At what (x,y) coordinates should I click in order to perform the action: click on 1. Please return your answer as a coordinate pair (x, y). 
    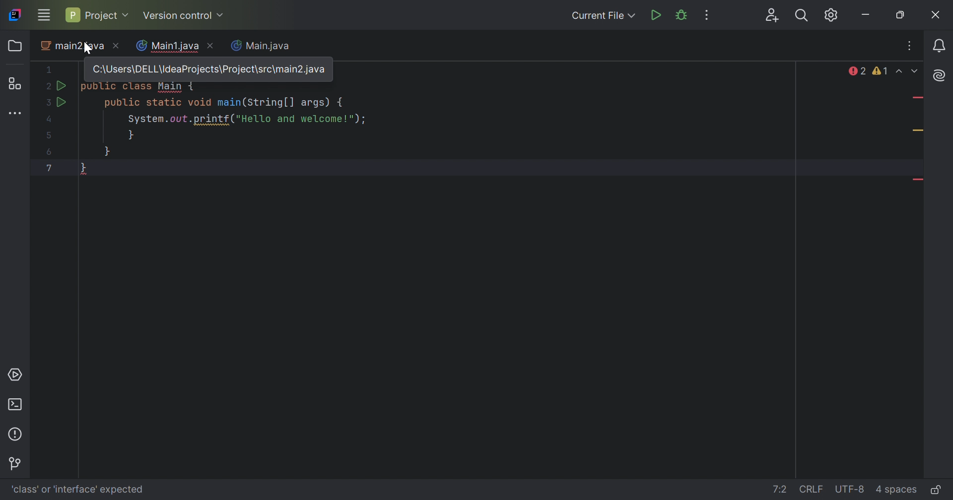
    Looking at the image, I should click on (50, 69).